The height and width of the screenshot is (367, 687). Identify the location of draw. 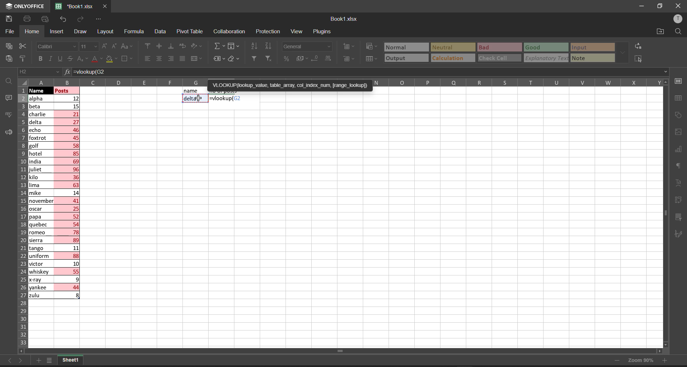
(79, 31).